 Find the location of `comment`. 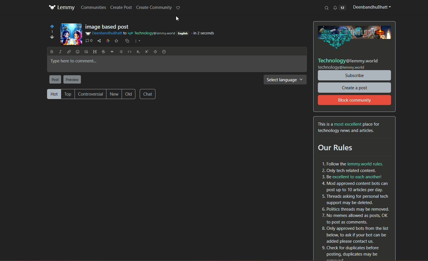

comment is located at coordinates (89, 40).